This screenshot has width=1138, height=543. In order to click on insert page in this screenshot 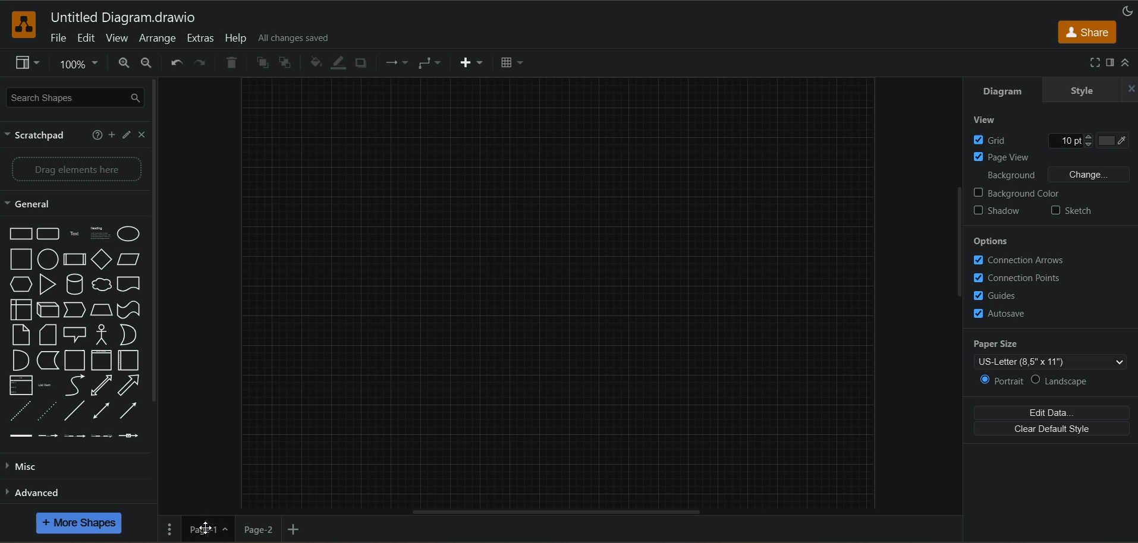, I will do `click(294, 529)`.